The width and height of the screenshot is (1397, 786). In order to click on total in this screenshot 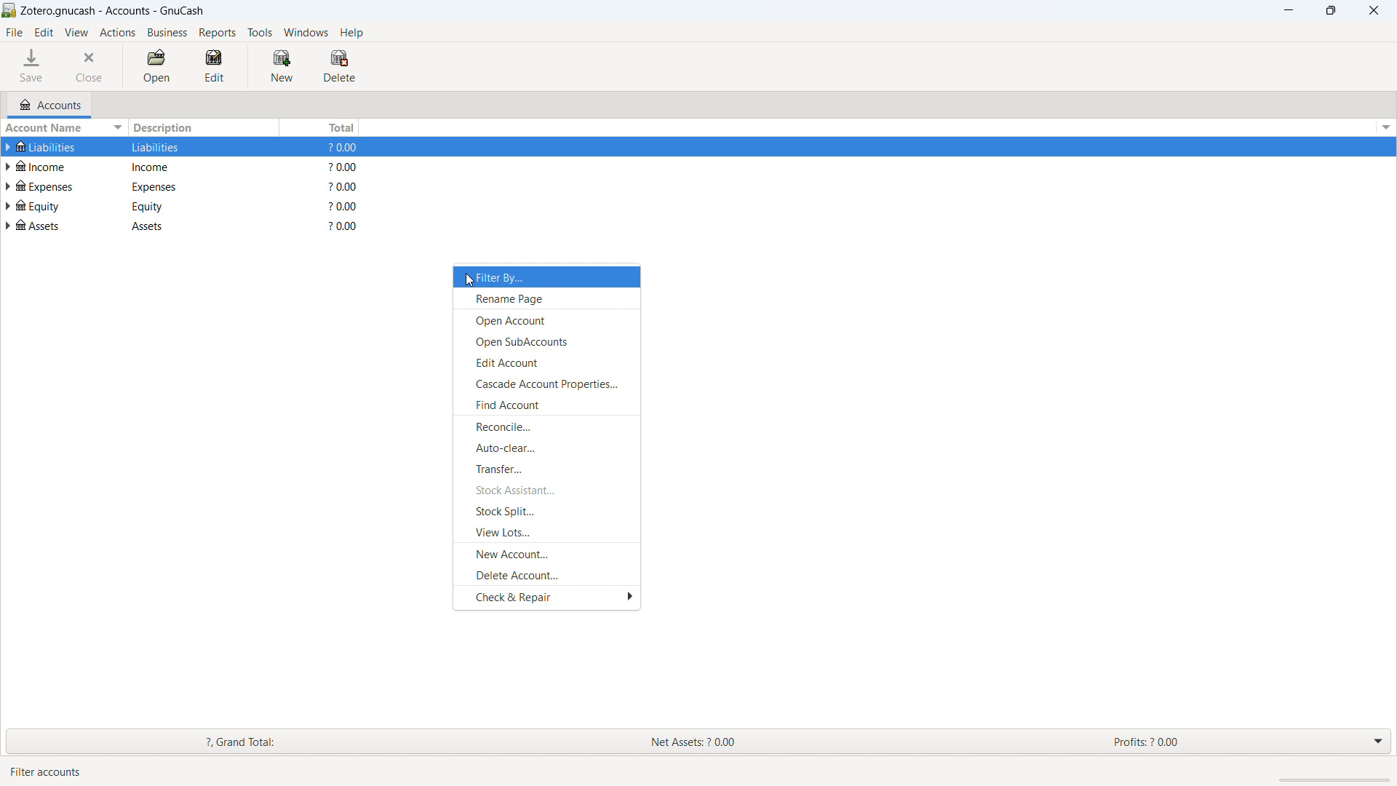, I will do `click(322, 127)`.